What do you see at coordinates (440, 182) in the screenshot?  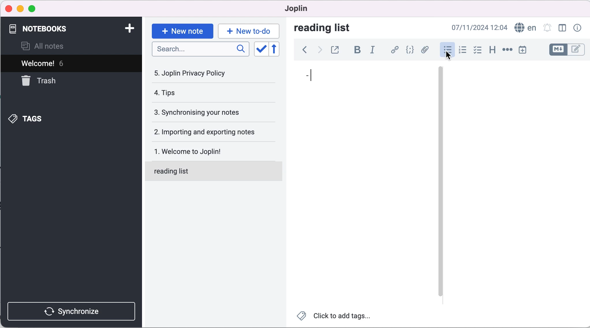 I see `vertical slider` at bounding box center [440, 182].